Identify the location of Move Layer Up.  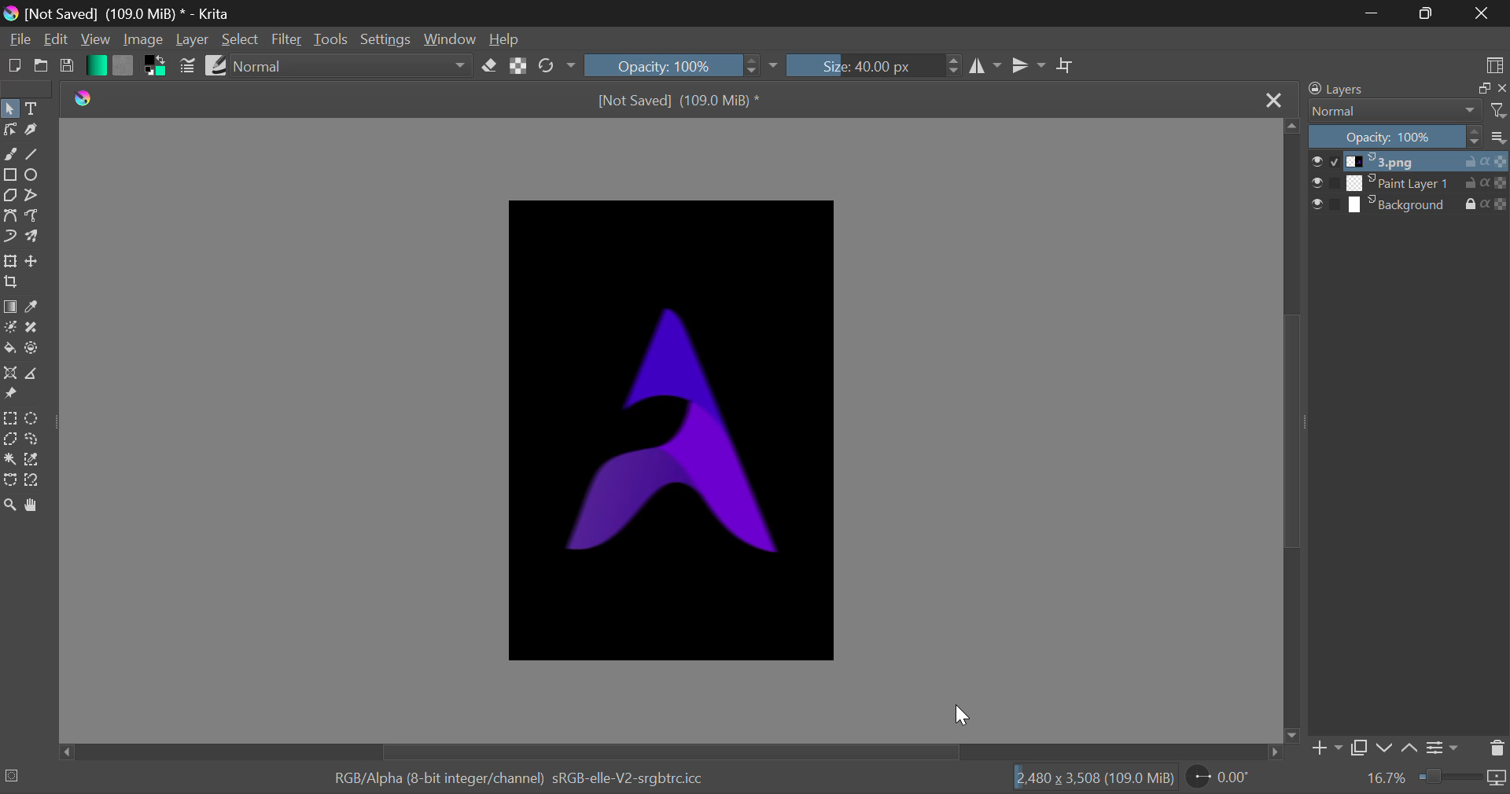
(1411, 745).